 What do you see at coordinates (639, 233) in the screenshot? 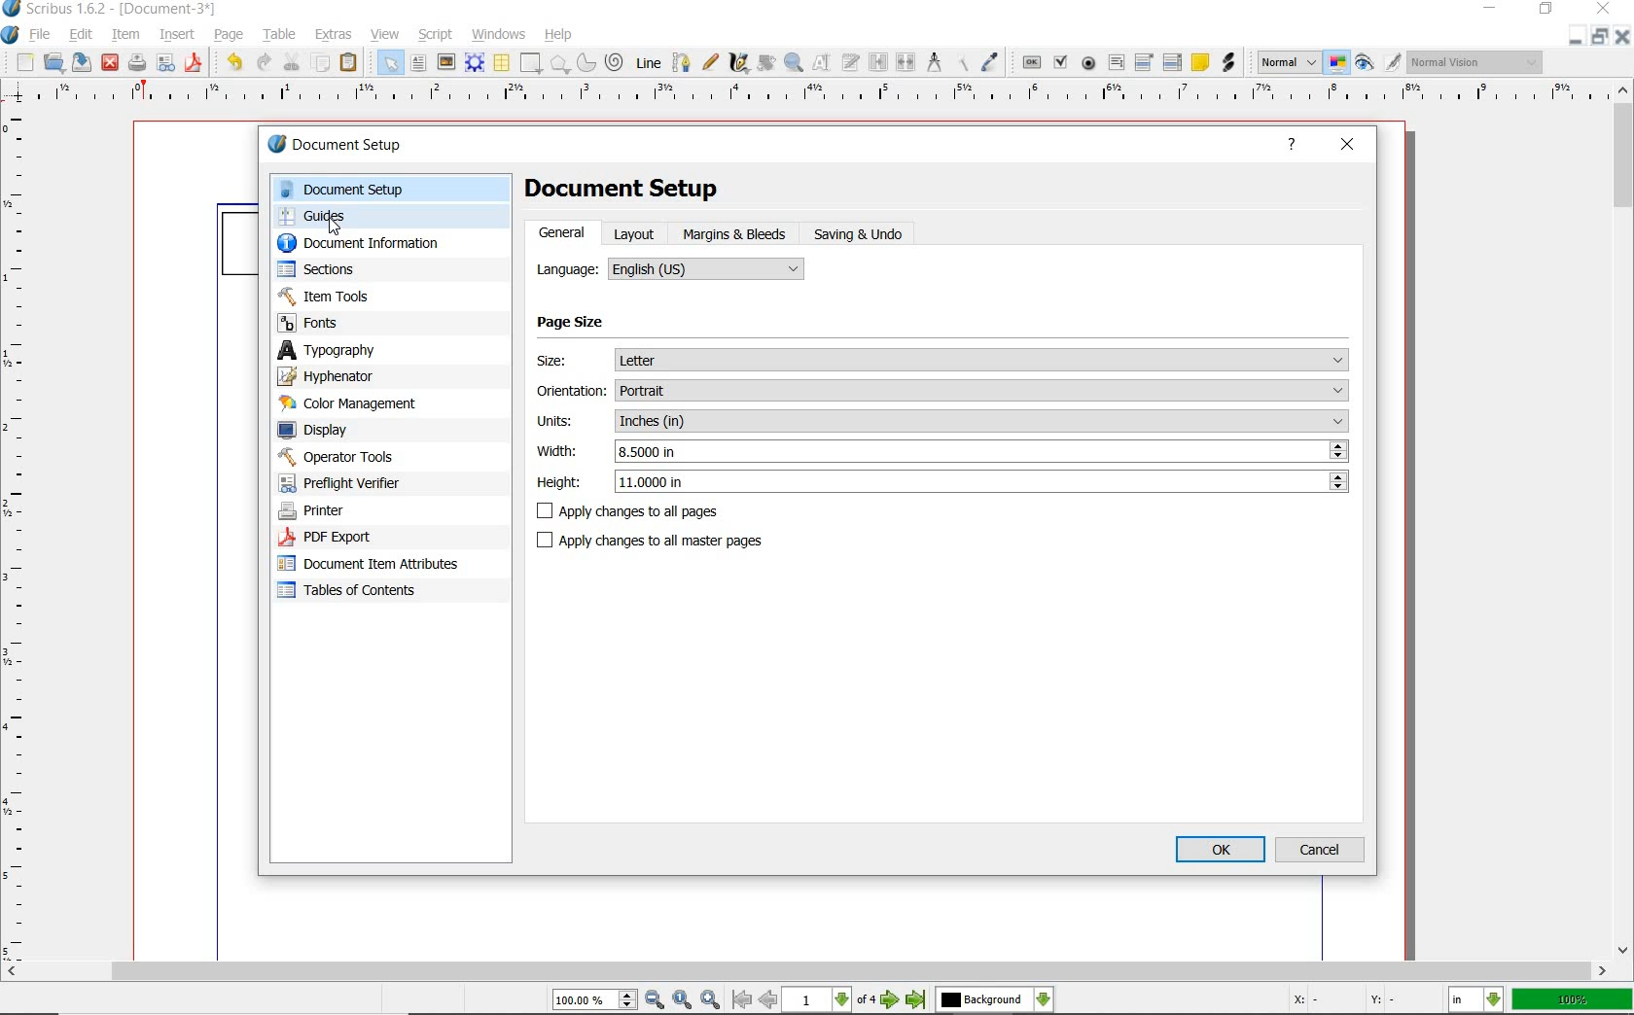
I see `layout` at bounding box center [639, 233].